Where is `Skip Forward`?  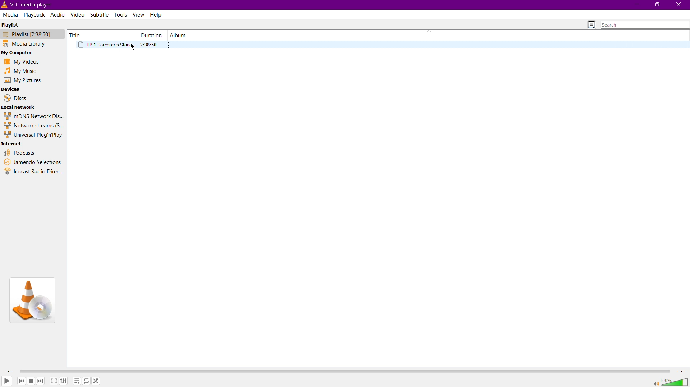
Skip Forward is located at coordinates (41, 381).